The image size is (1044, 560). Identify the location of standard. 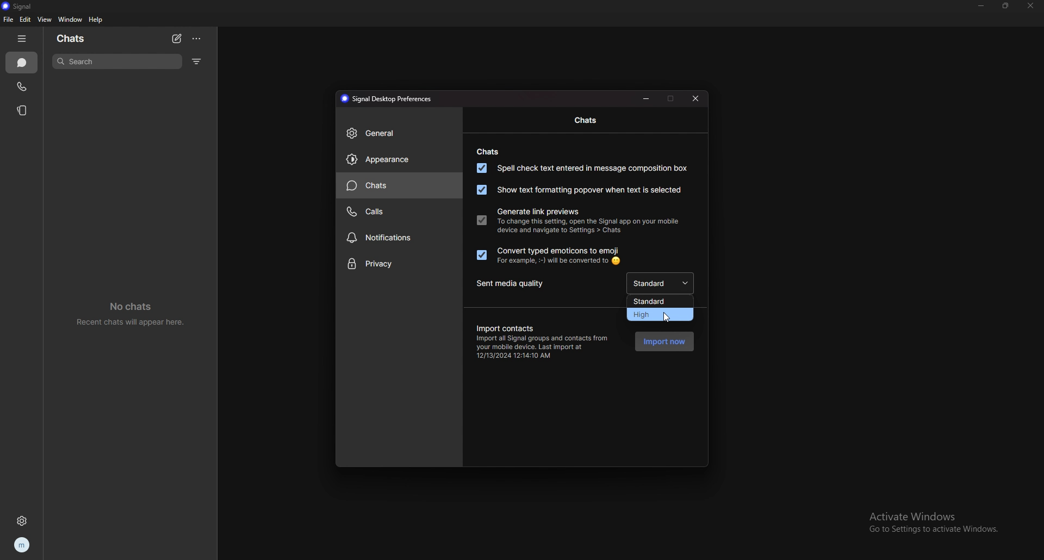
(663, 283).